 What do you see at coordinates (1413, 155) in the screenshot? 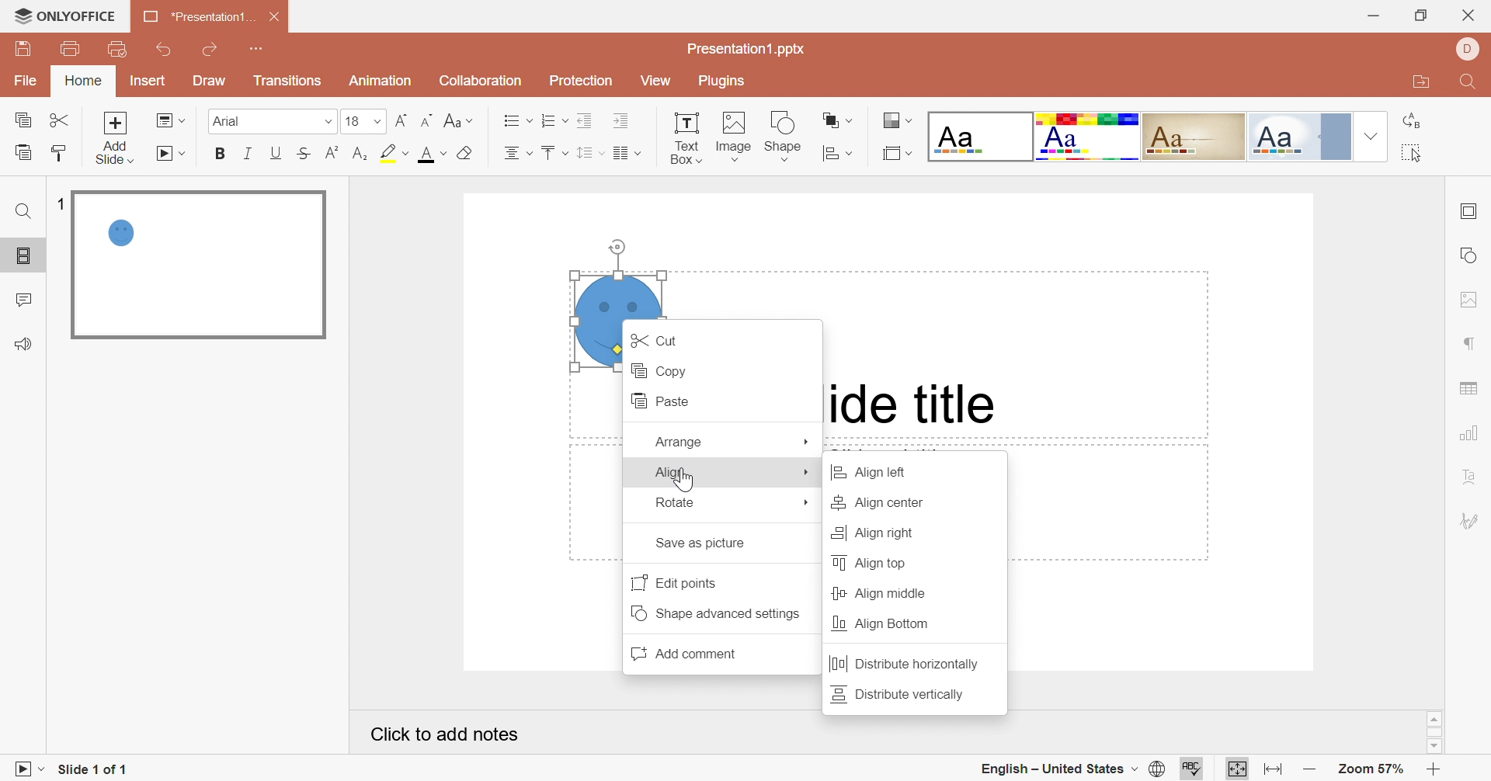
I see `Select all` at bounding box center [1413, 155].